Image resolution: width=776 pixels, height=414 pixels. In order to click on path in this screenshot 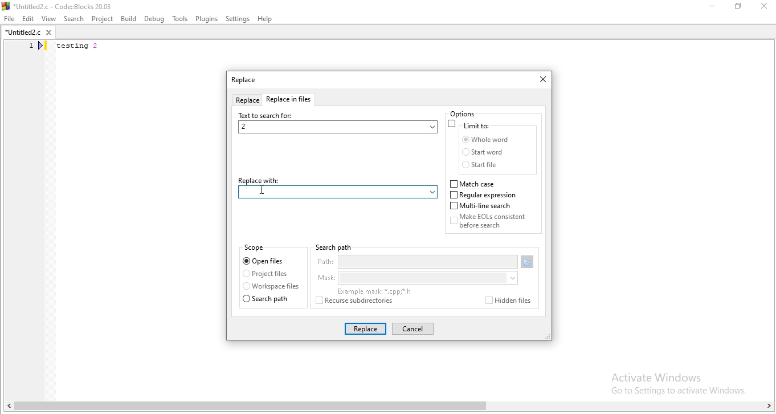, I will do `click(416, 263)`.